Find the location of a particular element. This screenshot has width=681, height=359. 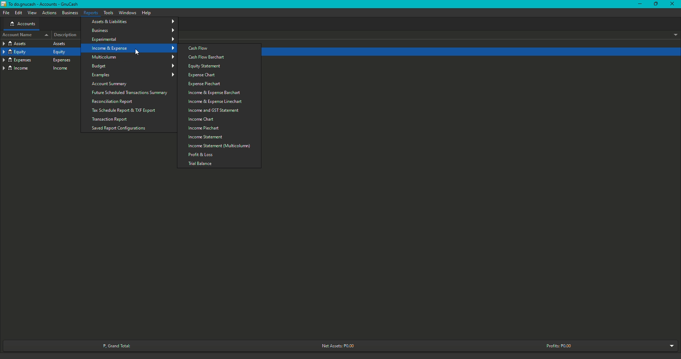

Cash Flow is located at coordinates (199, 48).